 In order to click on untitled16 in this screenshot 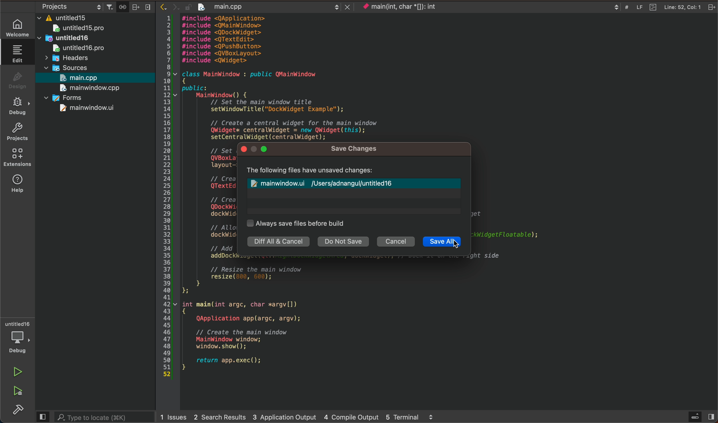, I will do `click(65, 38)`.